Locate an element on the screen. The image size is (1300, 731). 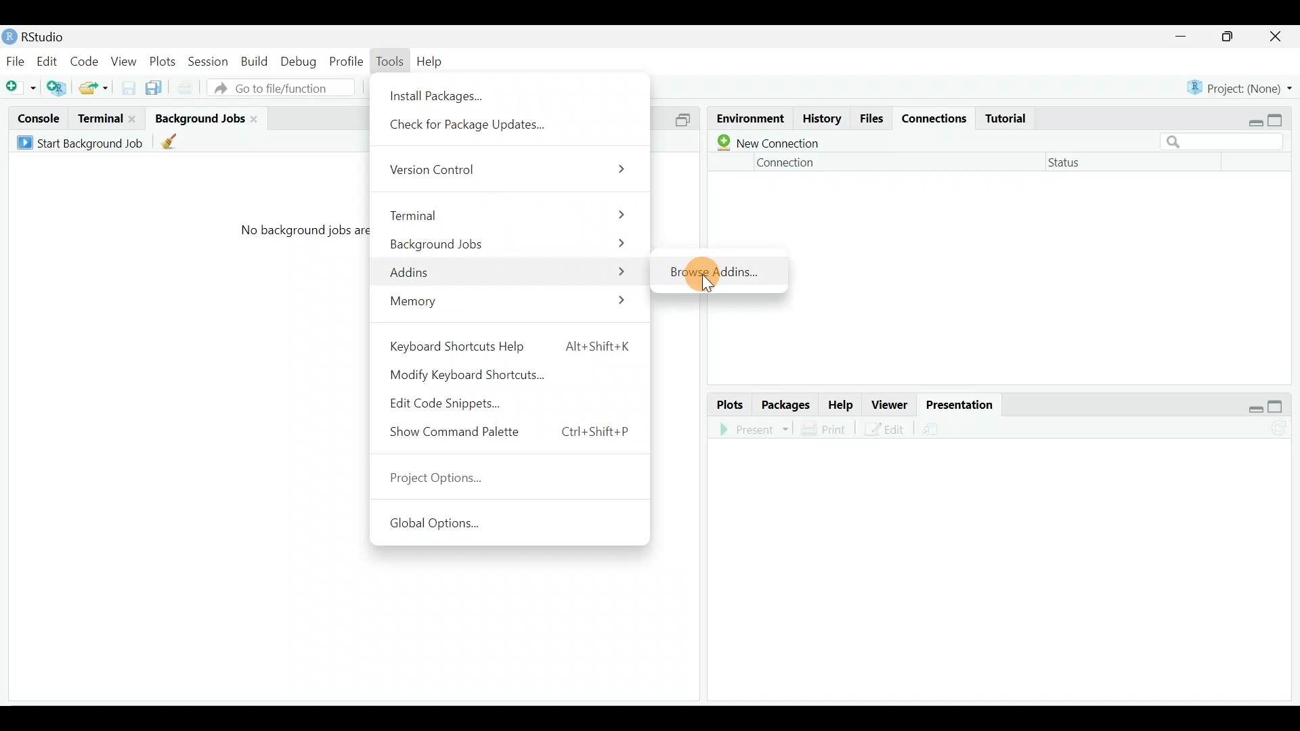
Terminal is located at coordinates (100, 118).